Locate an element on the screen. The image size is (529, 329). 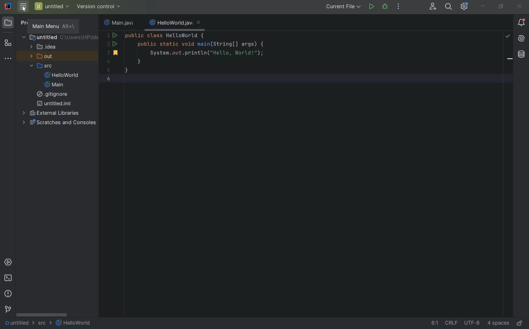
AI Assistant is located at coordinates (522, 39).